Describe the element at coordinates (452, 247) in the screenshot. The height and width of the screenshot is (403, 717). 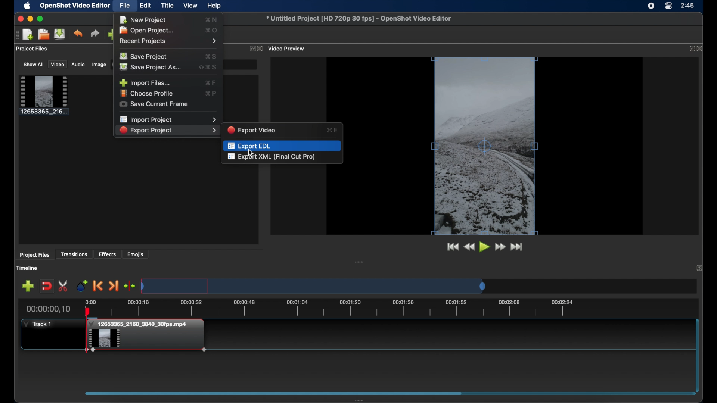
I see `jump to start` at that location.